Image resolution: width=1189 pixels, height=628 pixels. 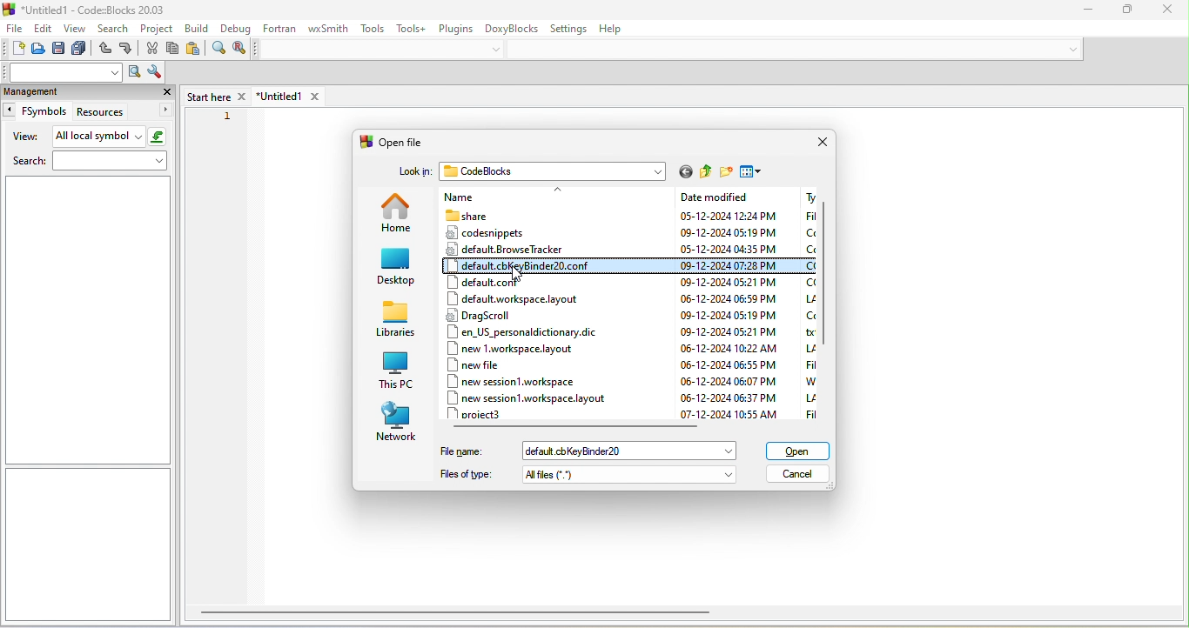 I want to click on horizontal bar, so click(x=460, y=612).